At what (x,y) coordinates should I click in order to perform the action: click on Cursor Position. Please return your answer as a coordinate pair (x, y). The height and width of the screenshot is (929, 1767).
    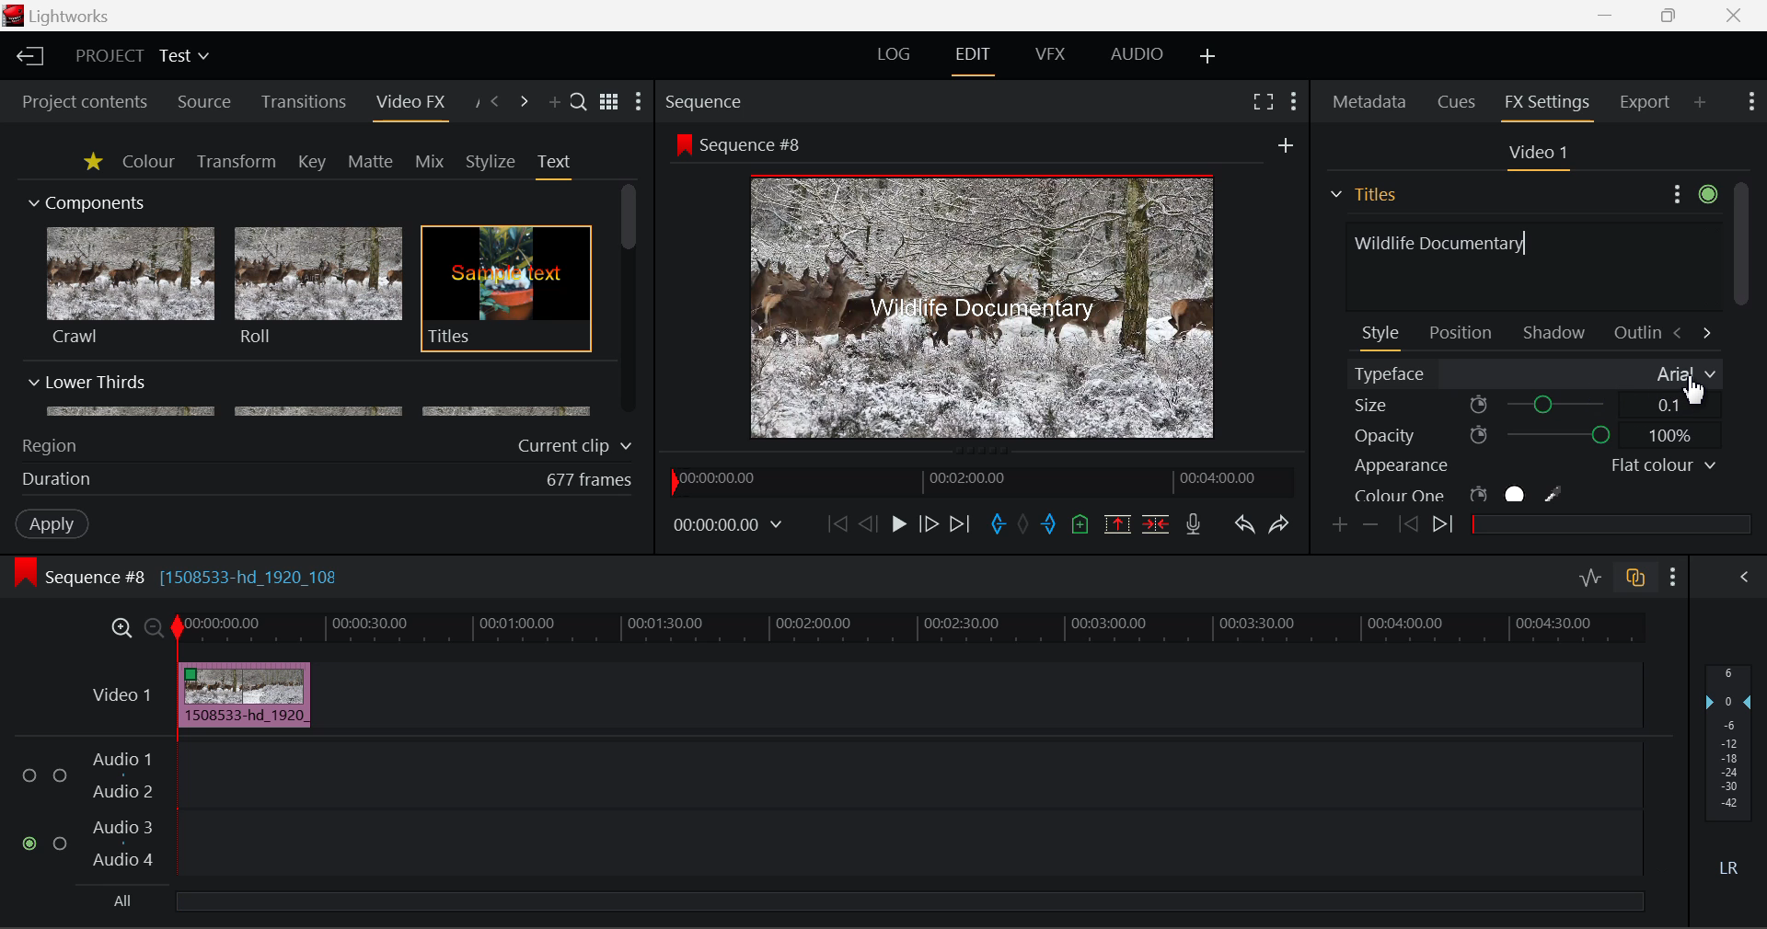
    Looking at the image, I should click on (1694, 389).